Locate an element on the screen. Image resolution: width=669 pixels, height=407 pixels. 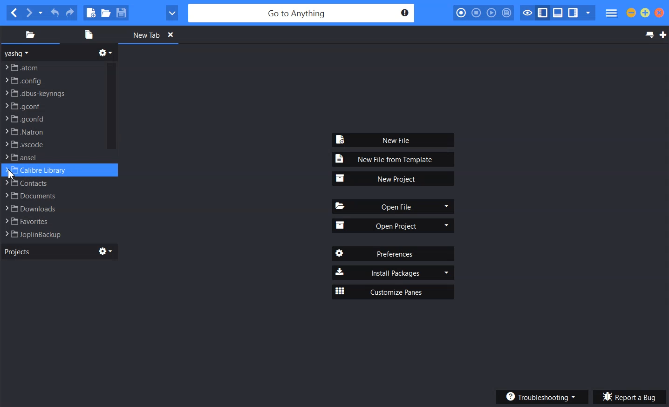
Open Project is located at coordinates (394, 225).